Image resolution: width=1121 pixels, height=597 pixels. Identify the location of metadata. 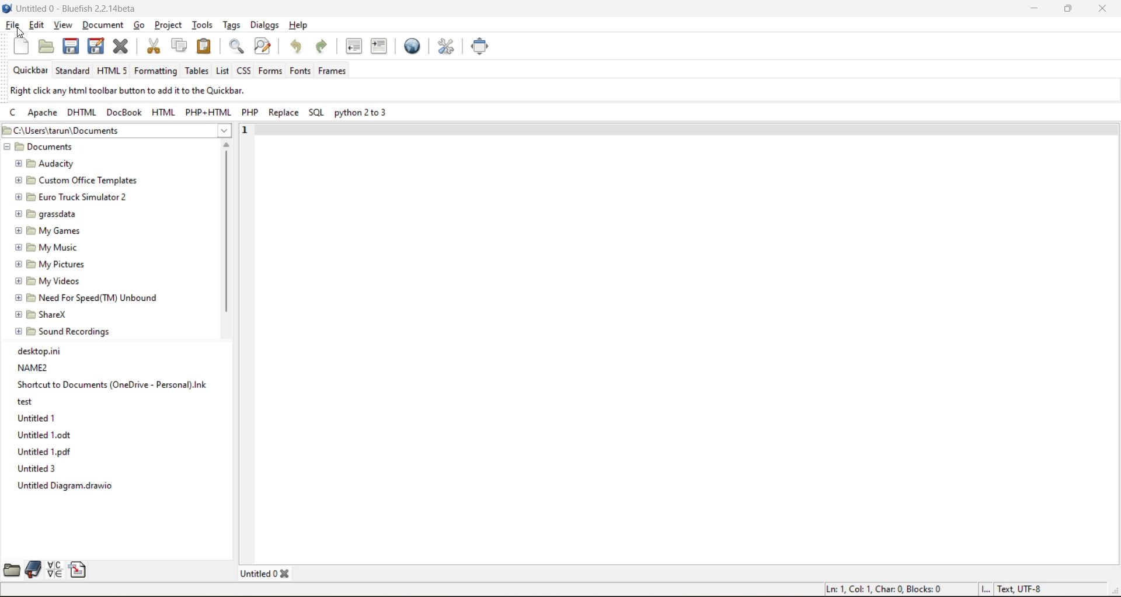
(935, 589).